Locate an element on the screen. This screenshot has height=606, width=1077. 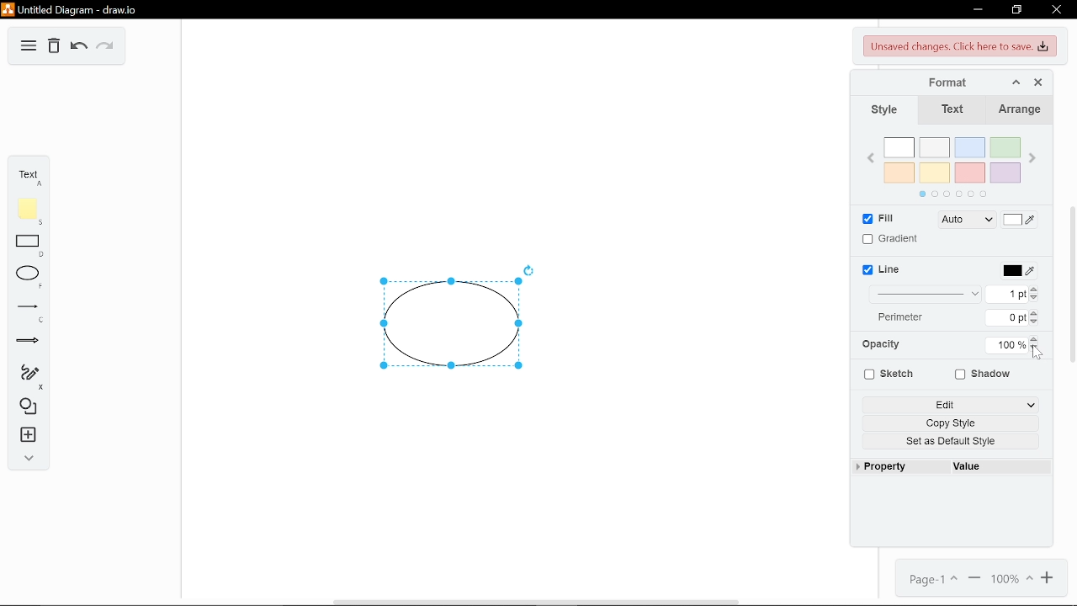
Current opacity is located at coordinates (1007, 344).